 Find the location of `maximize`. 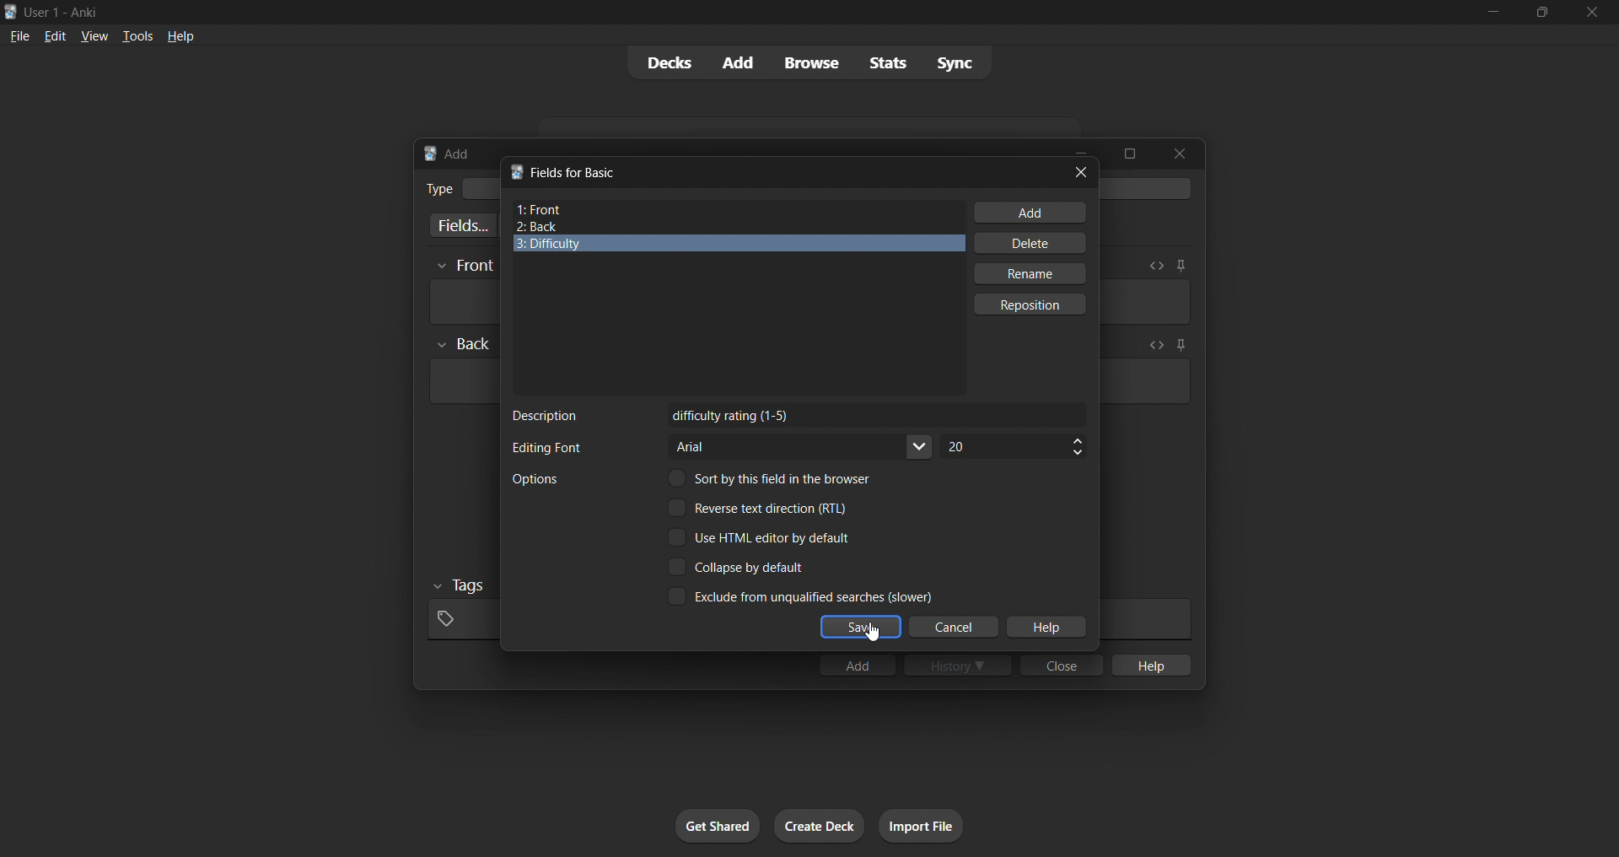

maximize is located at coordinates (1129, 154).